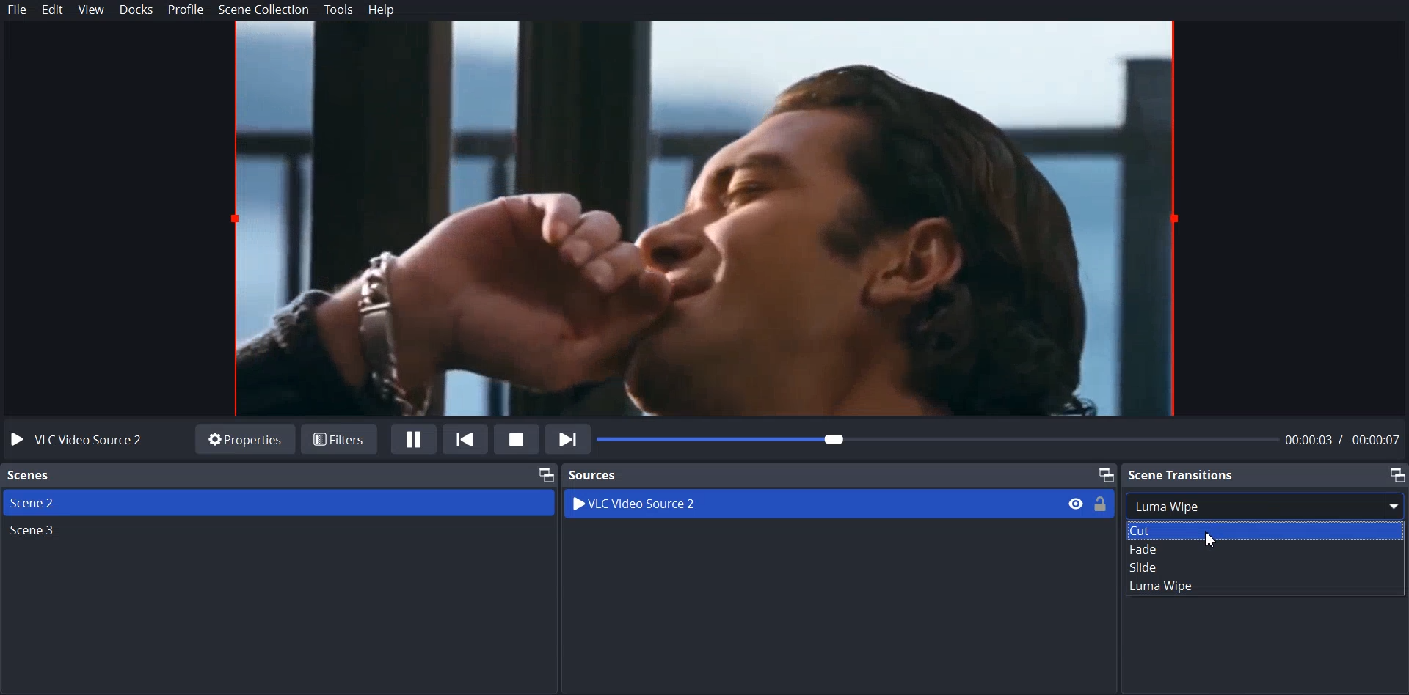 The image size is (1409, 695). I want to click on Filters, so click(340, 437).